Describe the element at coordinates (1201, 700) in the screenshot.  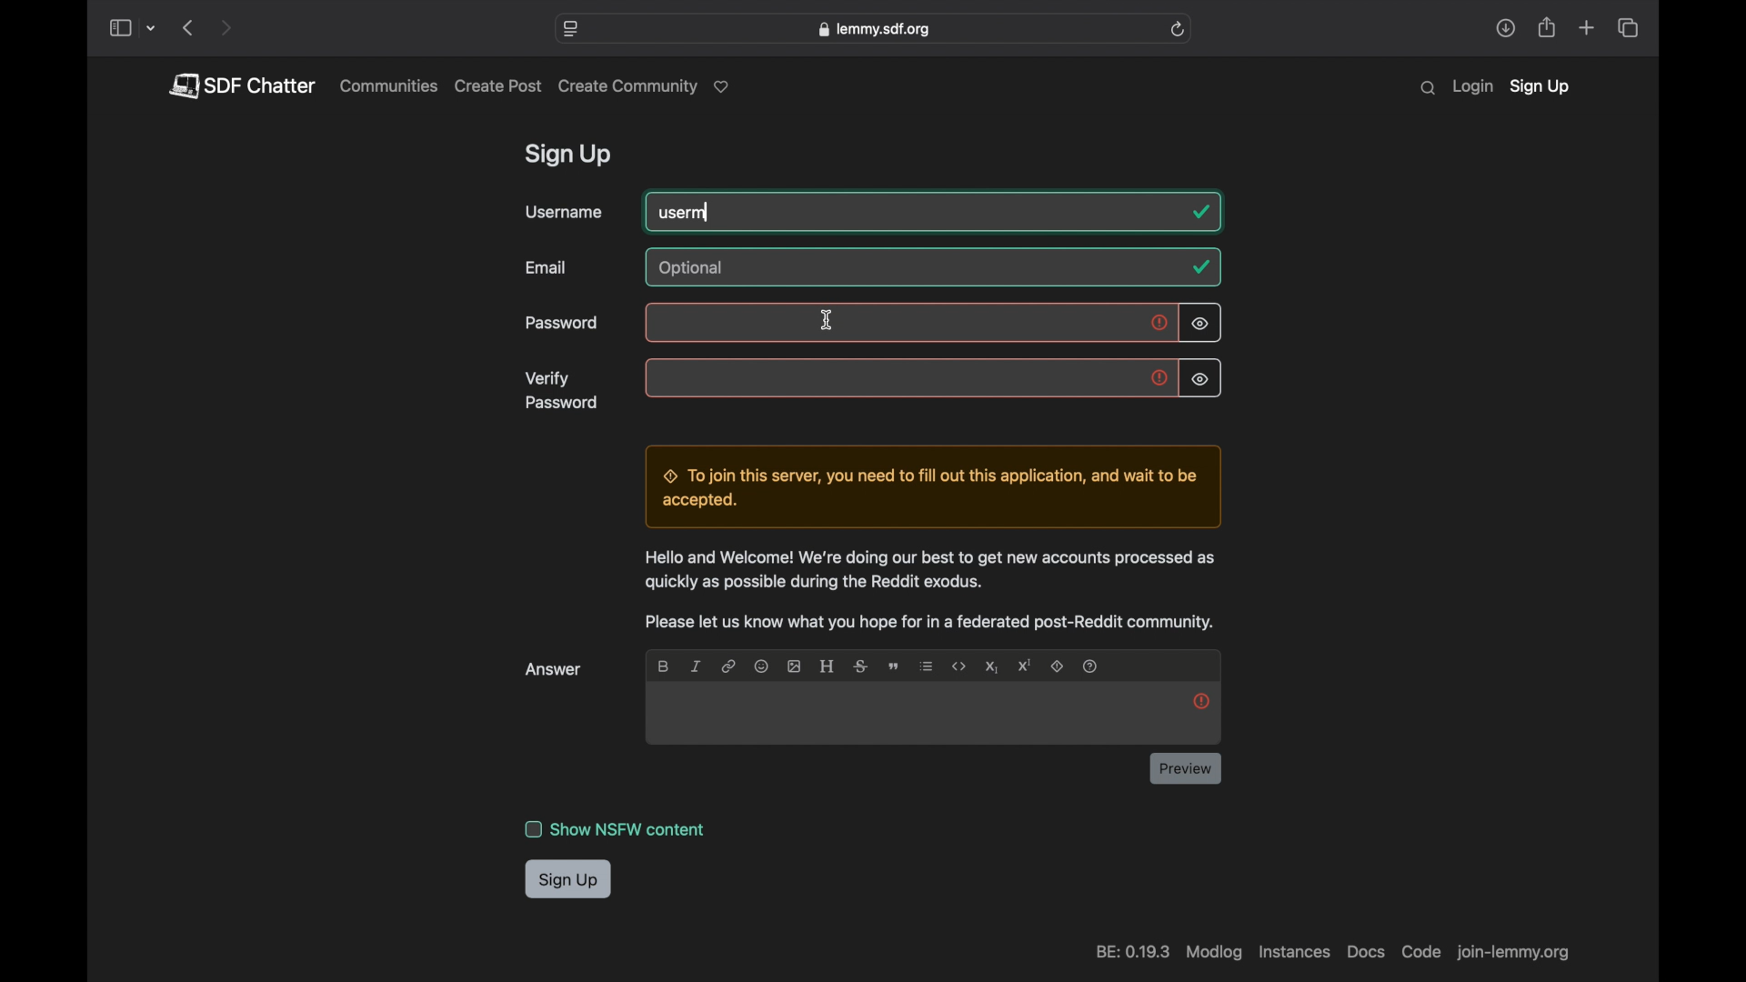
I see `exclamation ` at that location.